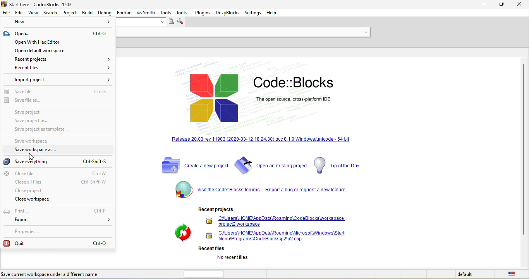 This screenshot has height=279, width=529. Describe the element at coordinates (503, 5) in the screenshot. I see `maximize` at that location.